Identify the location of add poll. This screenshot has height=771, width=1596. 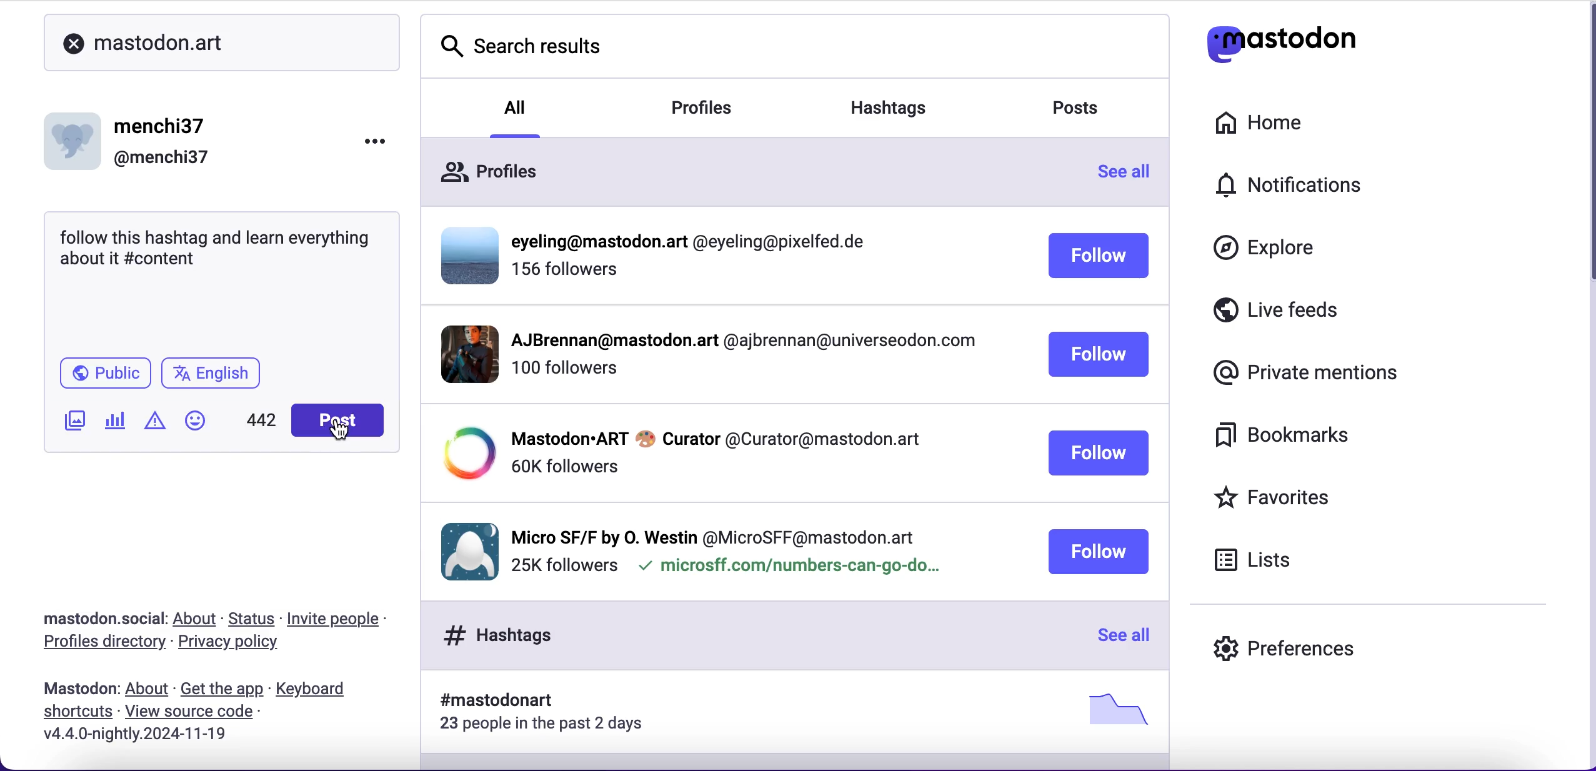
(116, 422).